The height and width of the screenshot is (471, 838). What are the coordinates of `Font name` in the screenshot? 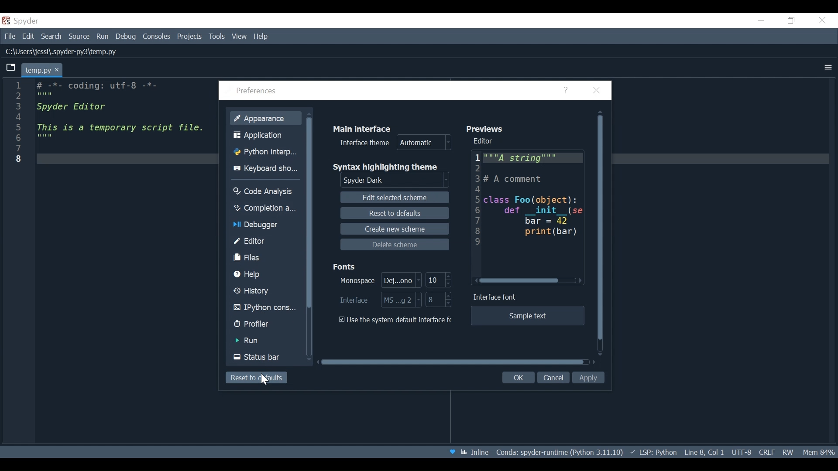 It's located at (378, 280).